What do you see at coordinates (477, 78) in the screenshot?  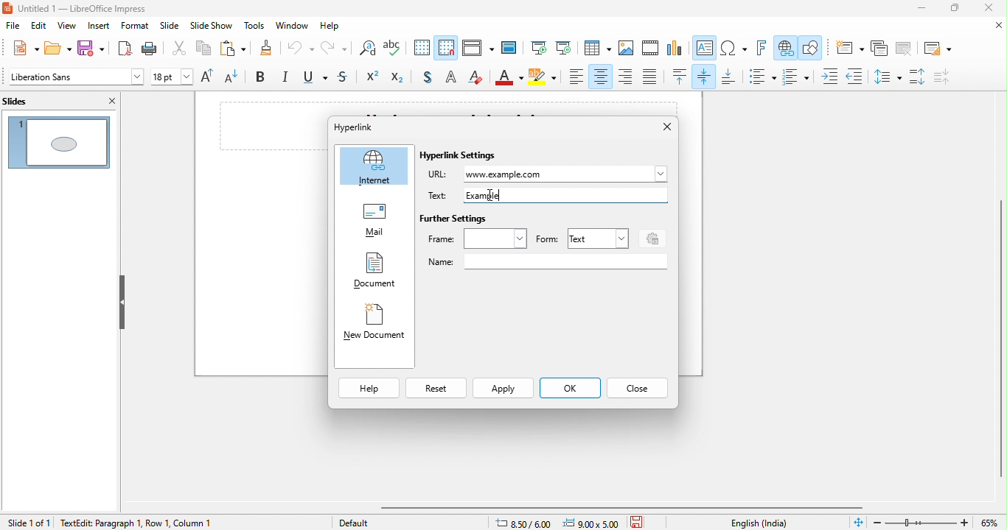 I see `clear direct formatting` at bounding box center [477, 78].